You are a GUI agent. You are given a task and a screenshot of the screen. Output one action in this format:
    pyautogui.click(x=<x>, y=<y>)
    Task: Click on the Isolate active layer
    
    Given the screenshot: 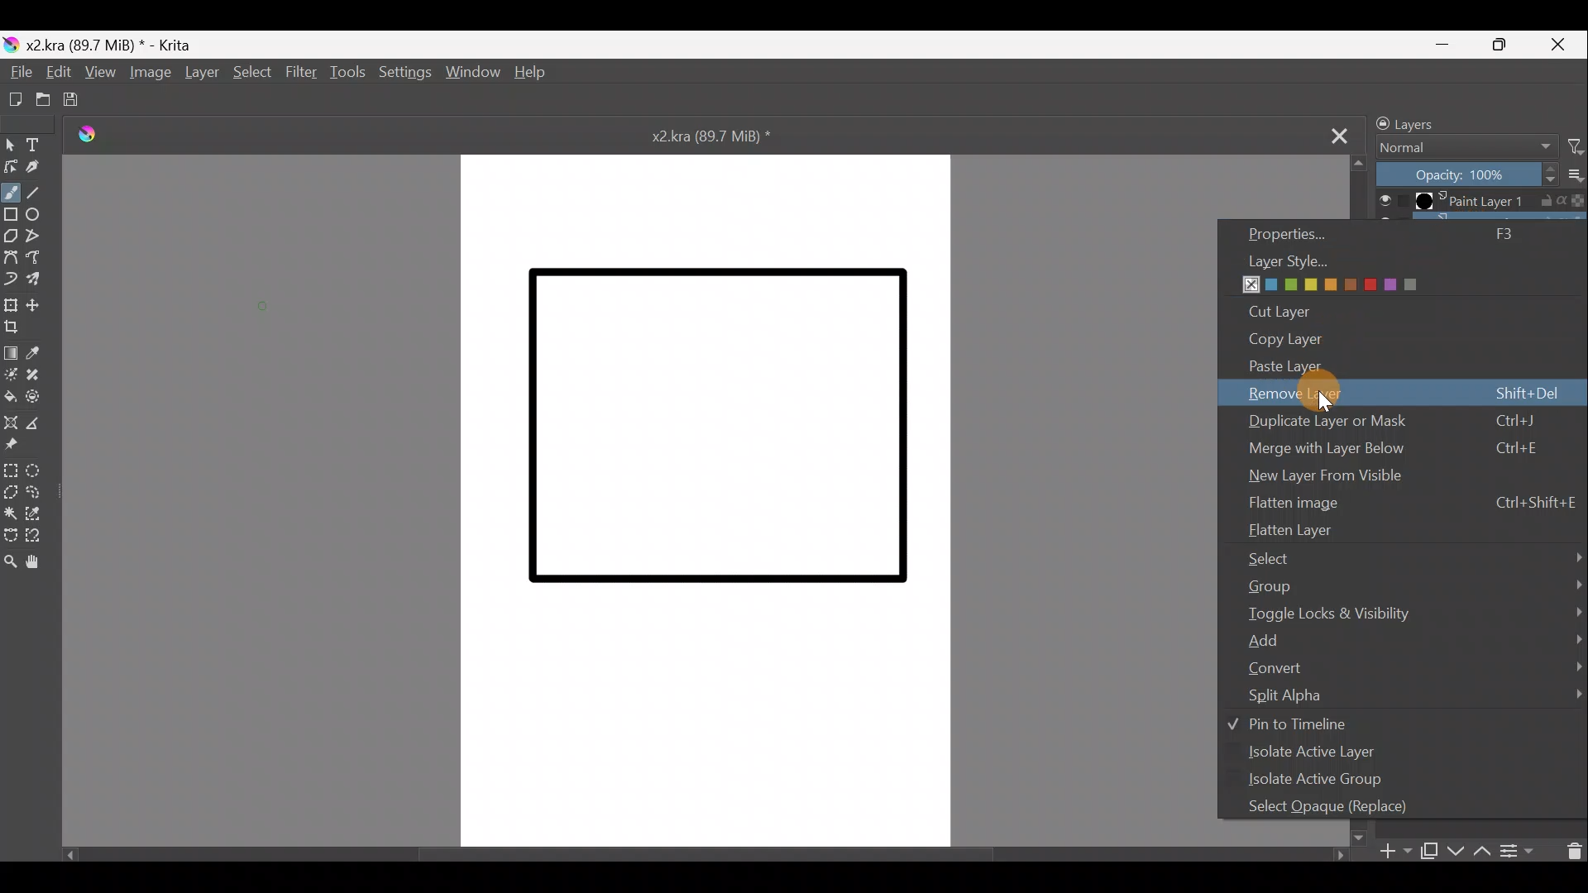 What is the action you would take?
    pyautogui.click(x=1313, y=754)
    